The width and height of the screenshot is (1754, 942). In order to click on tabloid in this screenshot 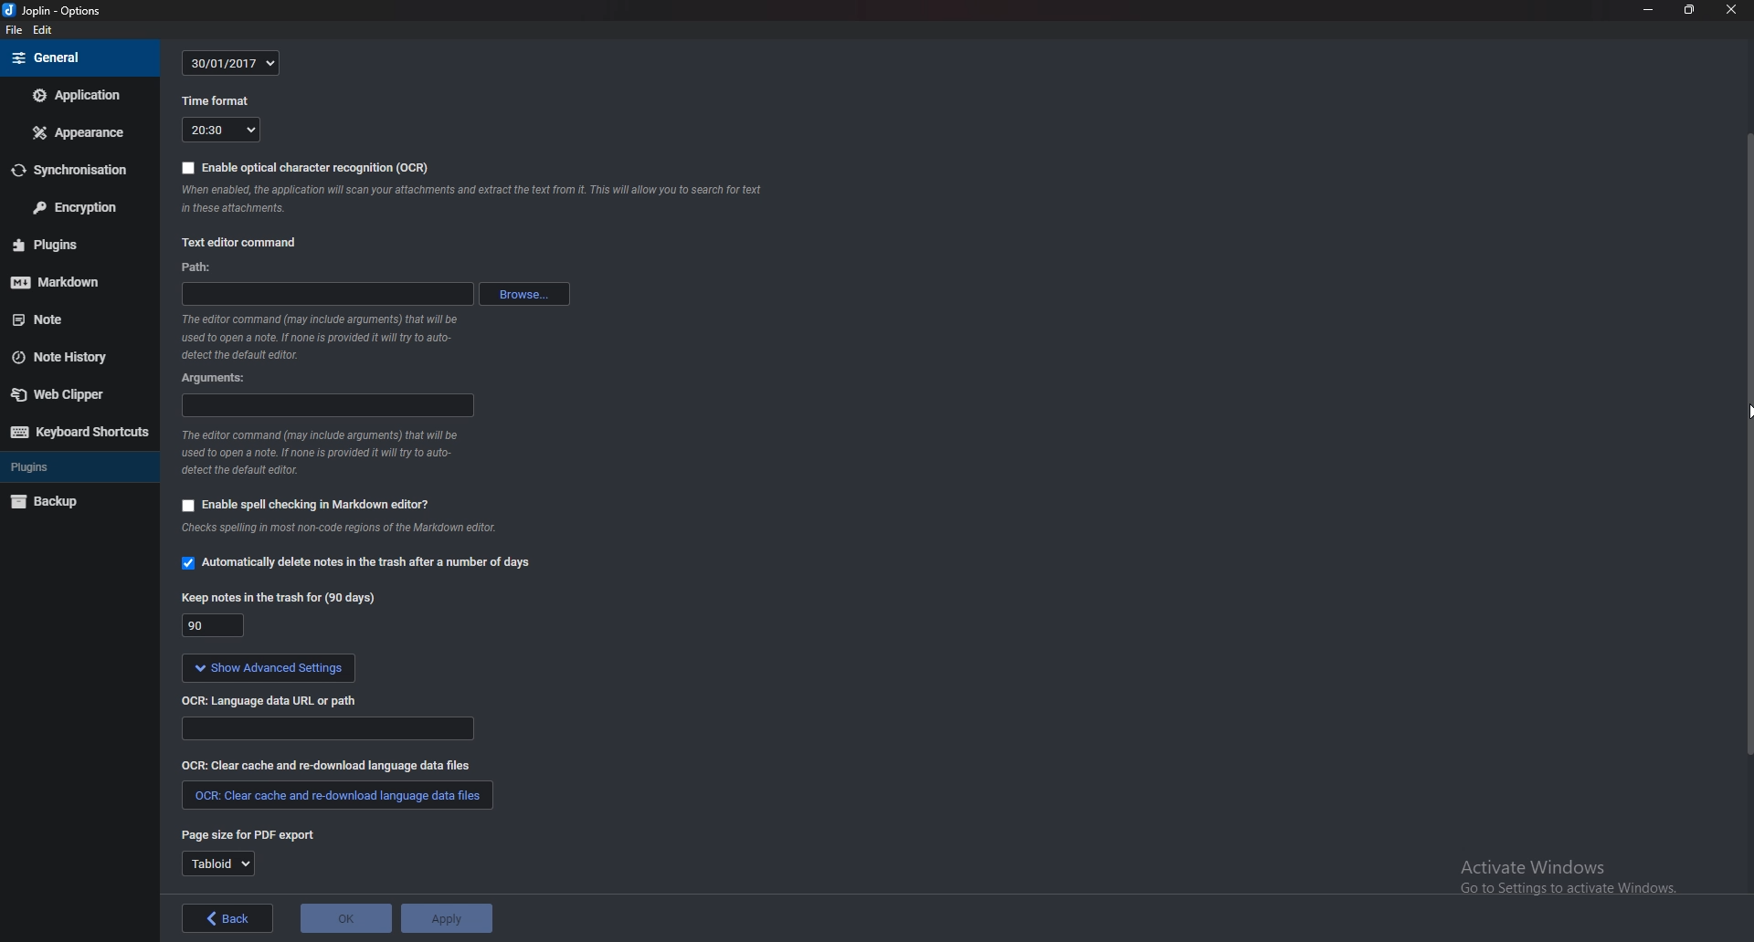, I will do `click(217, 863)`.